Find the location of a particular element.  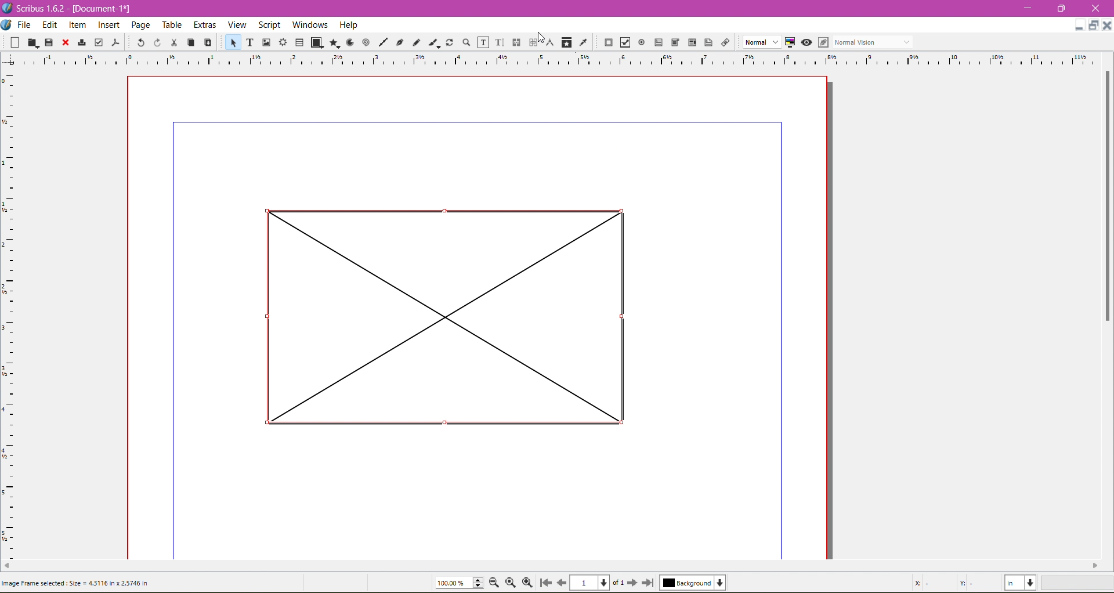

Image Frame is located at coordinates (267, 42).